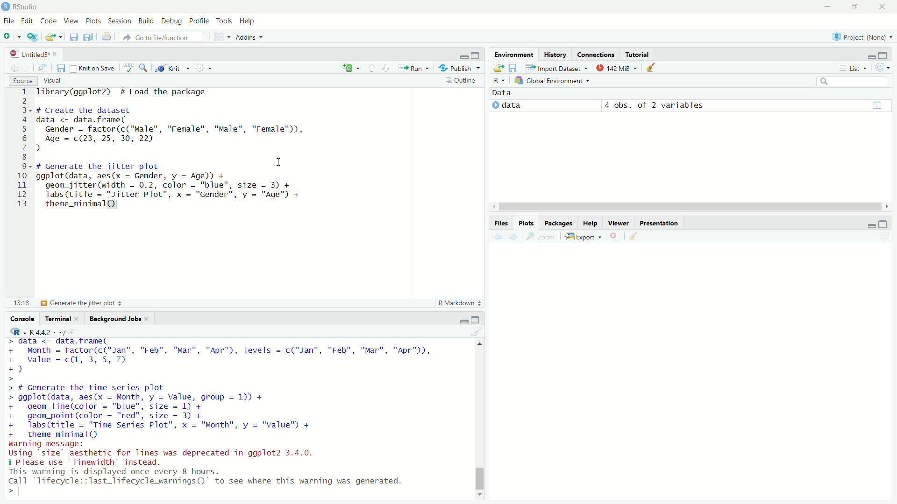  Describe the element at coordinates (74, 36) in the screenshot. I see `save current document` at that location.